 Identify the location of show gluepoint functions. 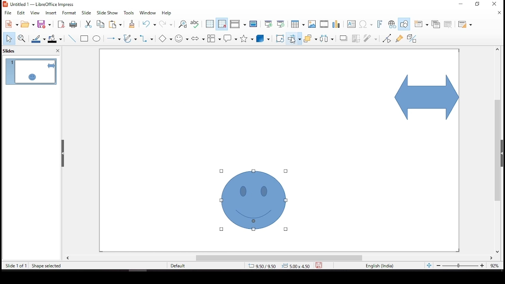
(399, 38).